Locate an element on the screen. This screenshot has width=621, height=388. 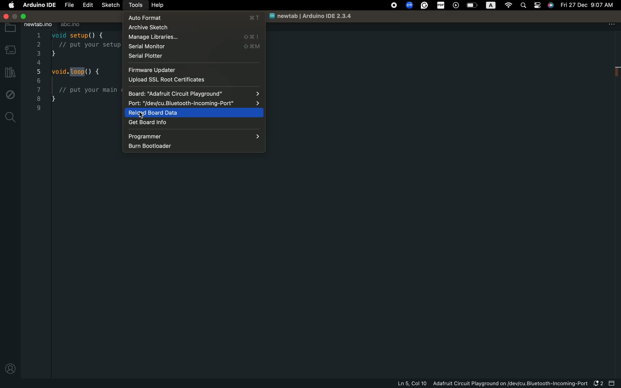
file setting is located at coordinates (611, 24).